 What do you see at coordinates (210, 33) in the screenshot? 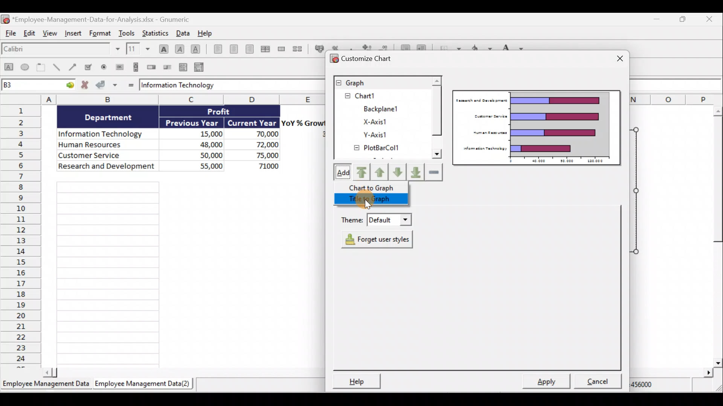
I see `Help` at bounding box center [210, 33].